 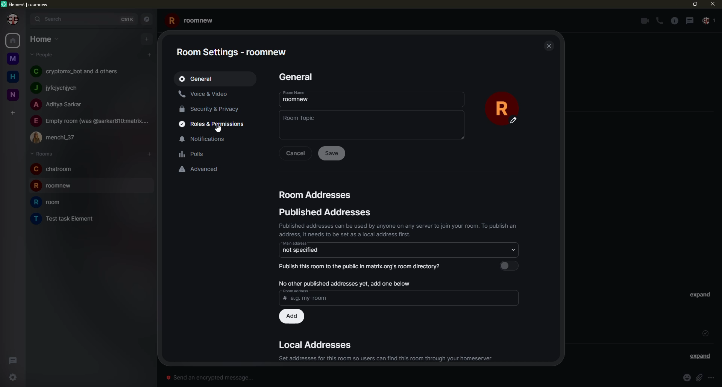 What do you see at coordinates (702, 295) in the screenshot?
I see `expand` at bounding box center [702, 295].